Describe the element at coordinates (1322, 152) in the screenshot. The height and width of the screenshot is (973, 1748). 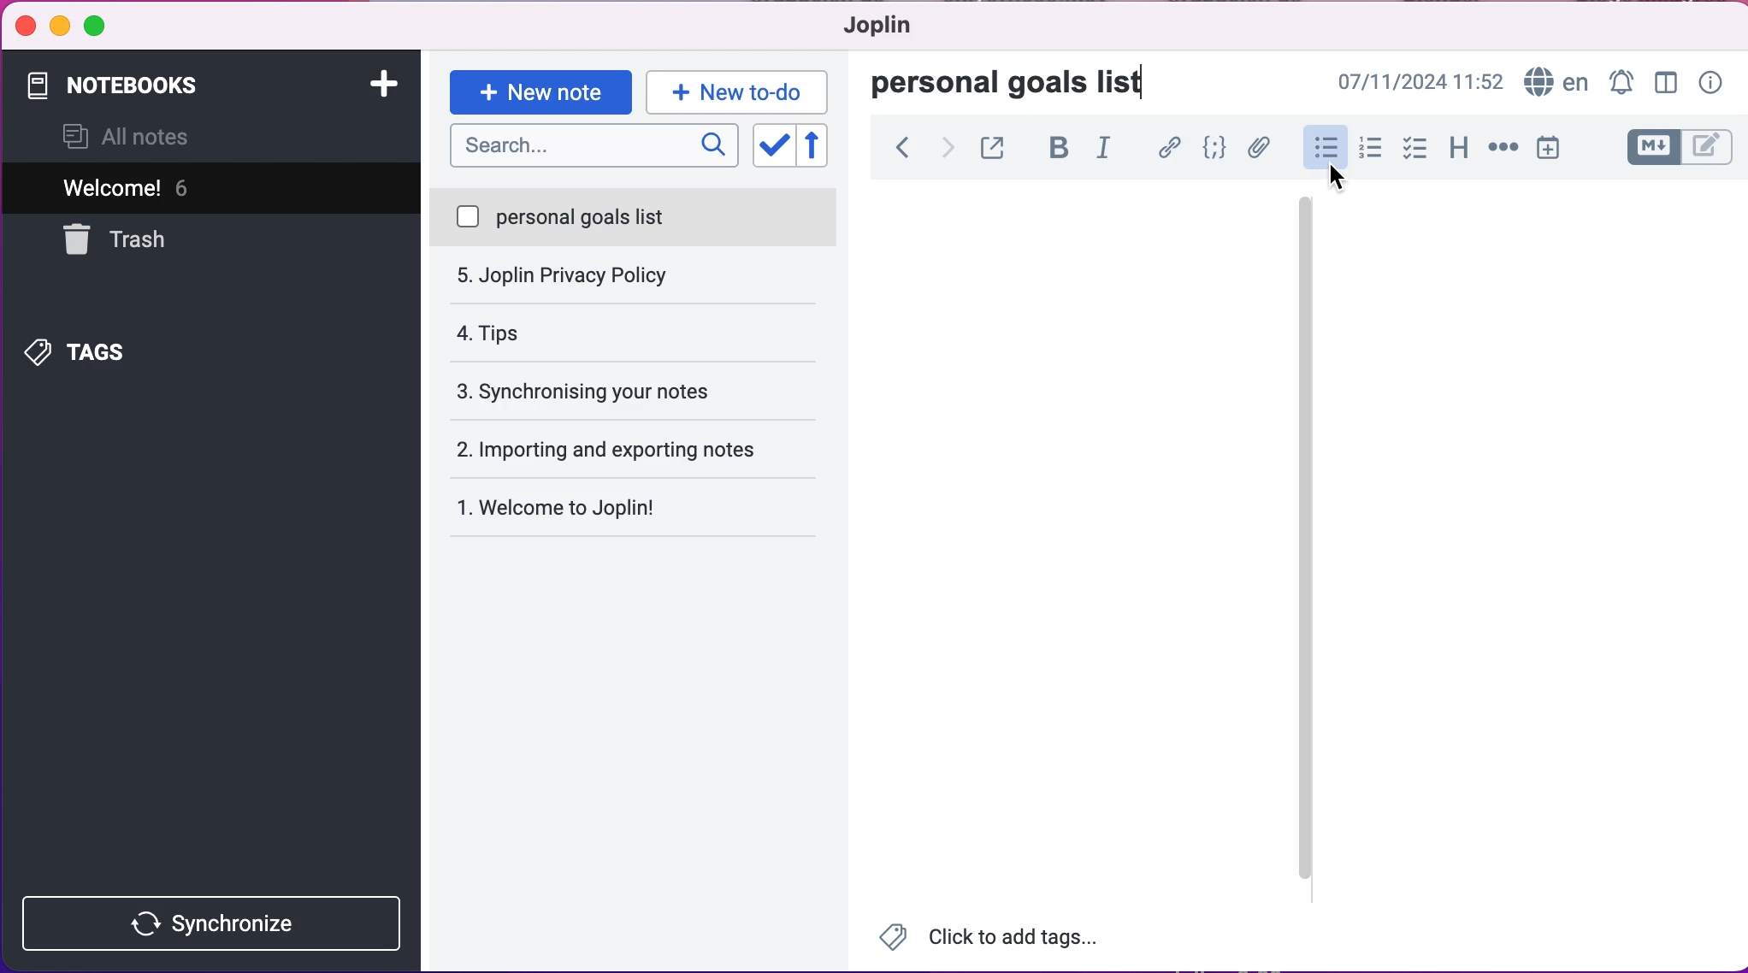
I see `bulleted lists` at that location.